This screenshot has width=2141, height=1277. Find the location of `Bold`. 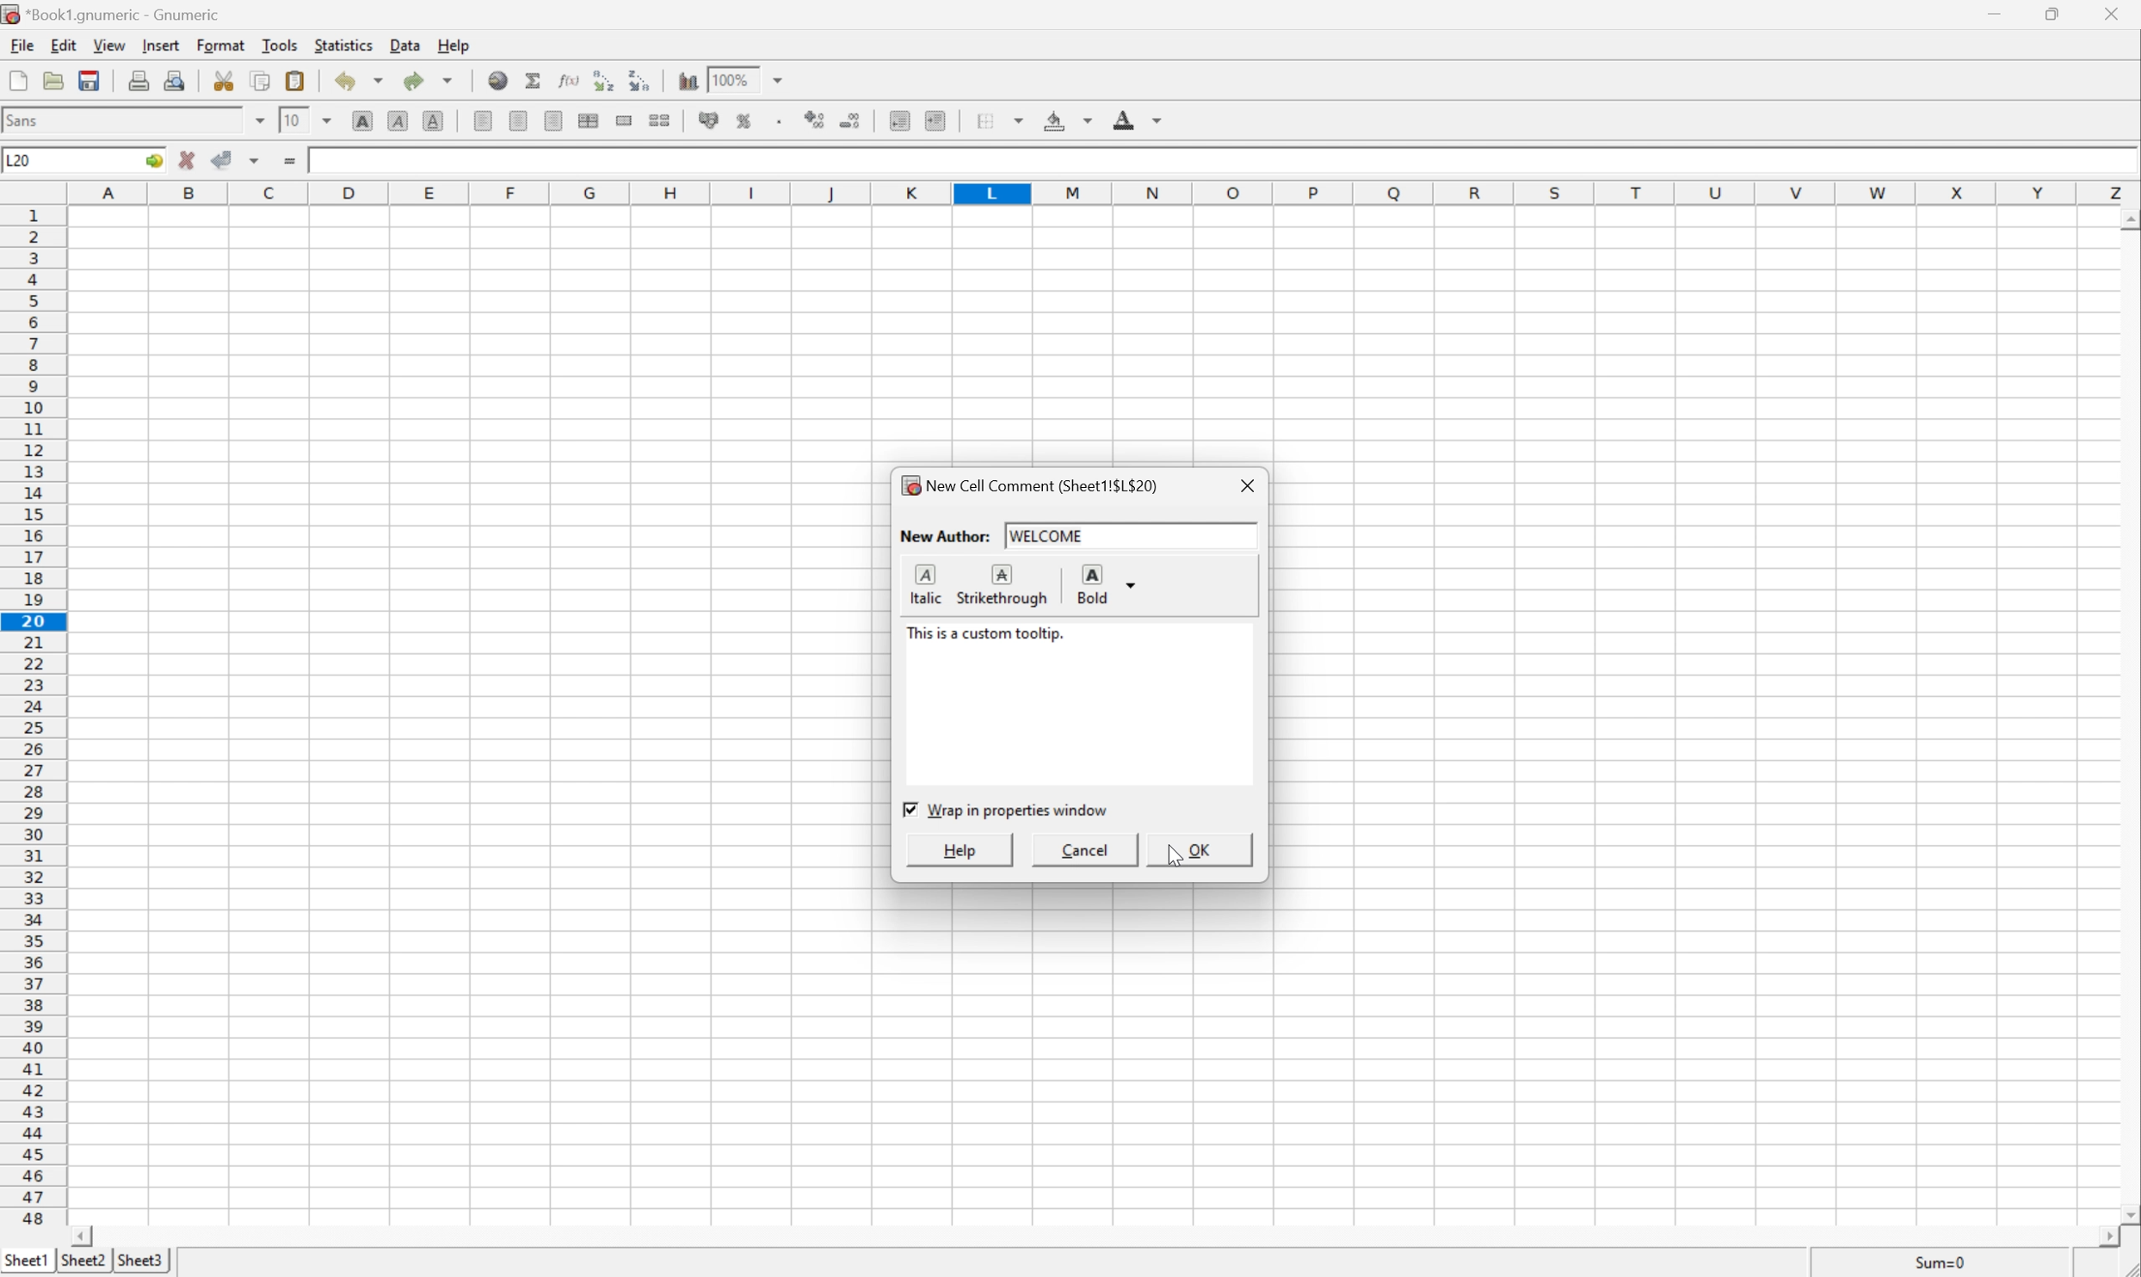

Bold is located at coordinates (360, 120).